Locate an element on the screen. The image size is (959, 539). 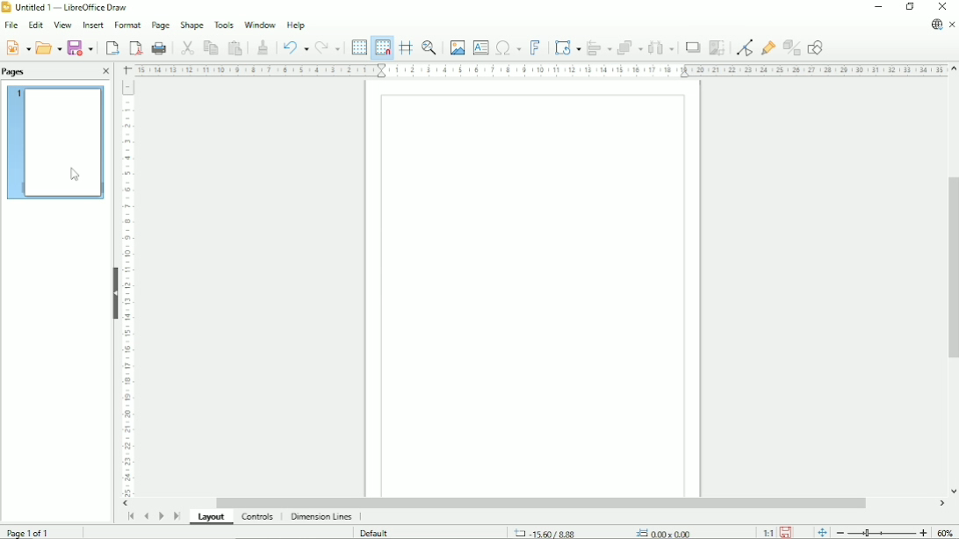
Close document is located at coordinates (953, 25).